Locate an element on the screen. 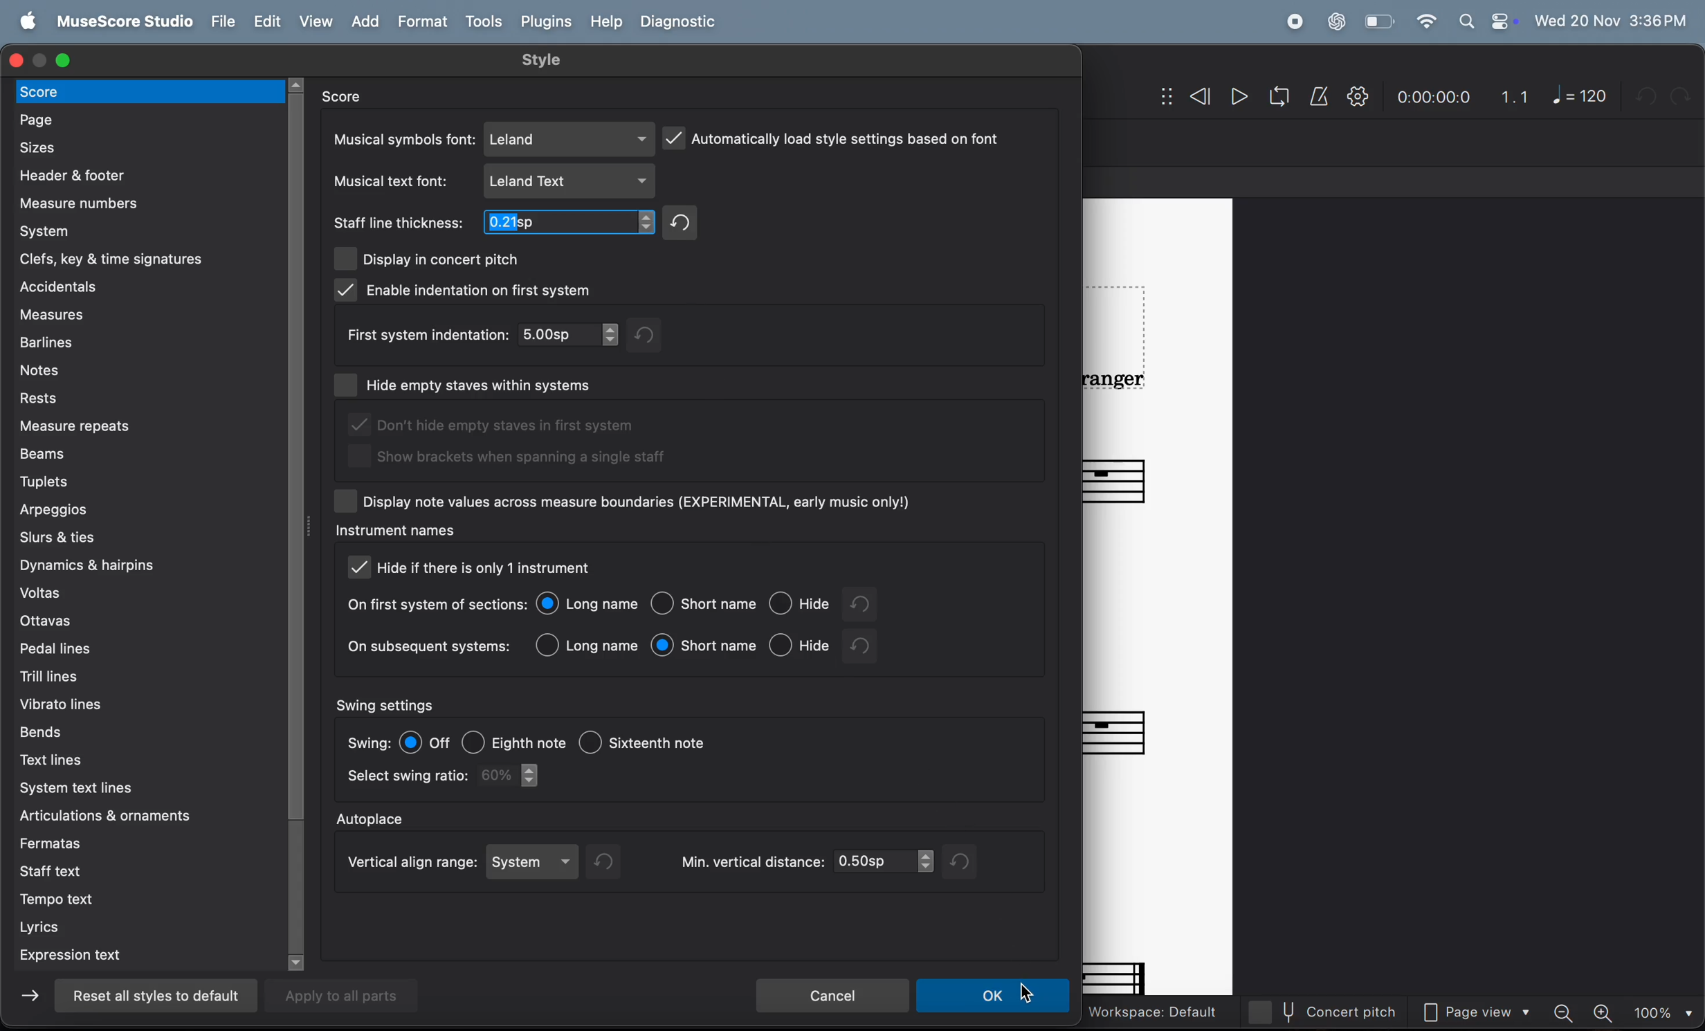 This screenshot has width=1705, height=1031.  is located at coordinates (1233, 97).